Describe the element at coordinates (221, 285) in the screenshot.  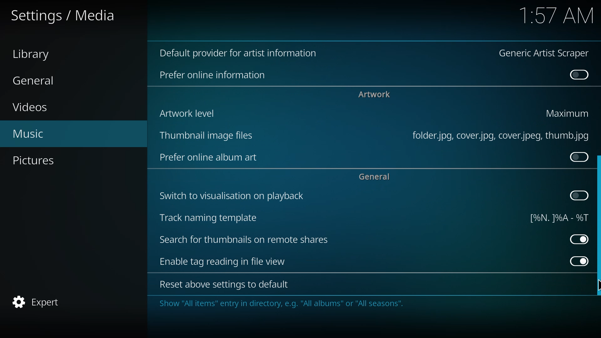
I see `reset to default` at that location.